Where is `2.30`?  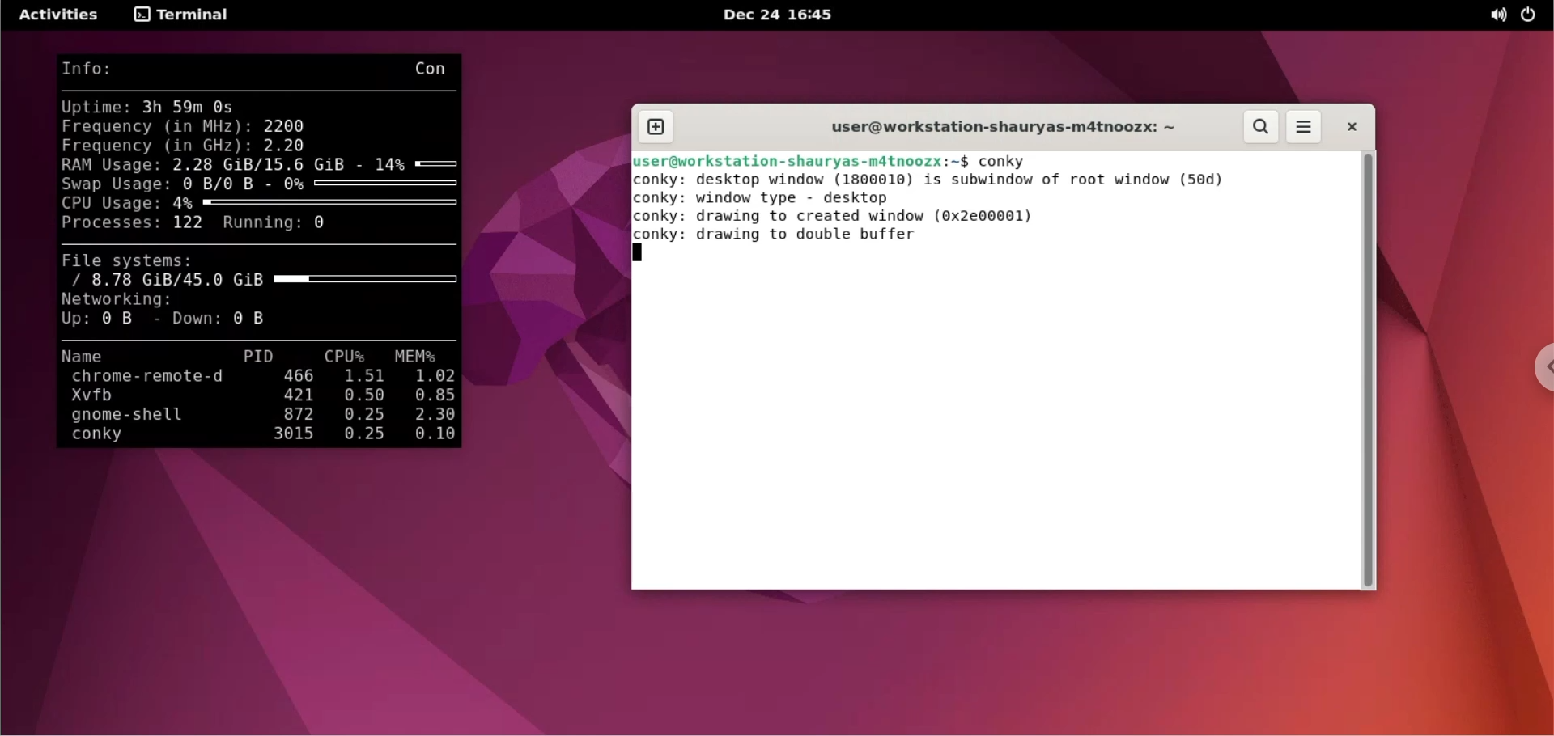 2.30 is located at coordinates (429, 417).